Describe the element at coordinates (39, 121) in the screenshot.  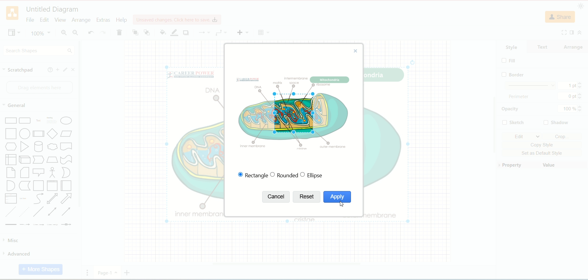
I see `Text` at that location.